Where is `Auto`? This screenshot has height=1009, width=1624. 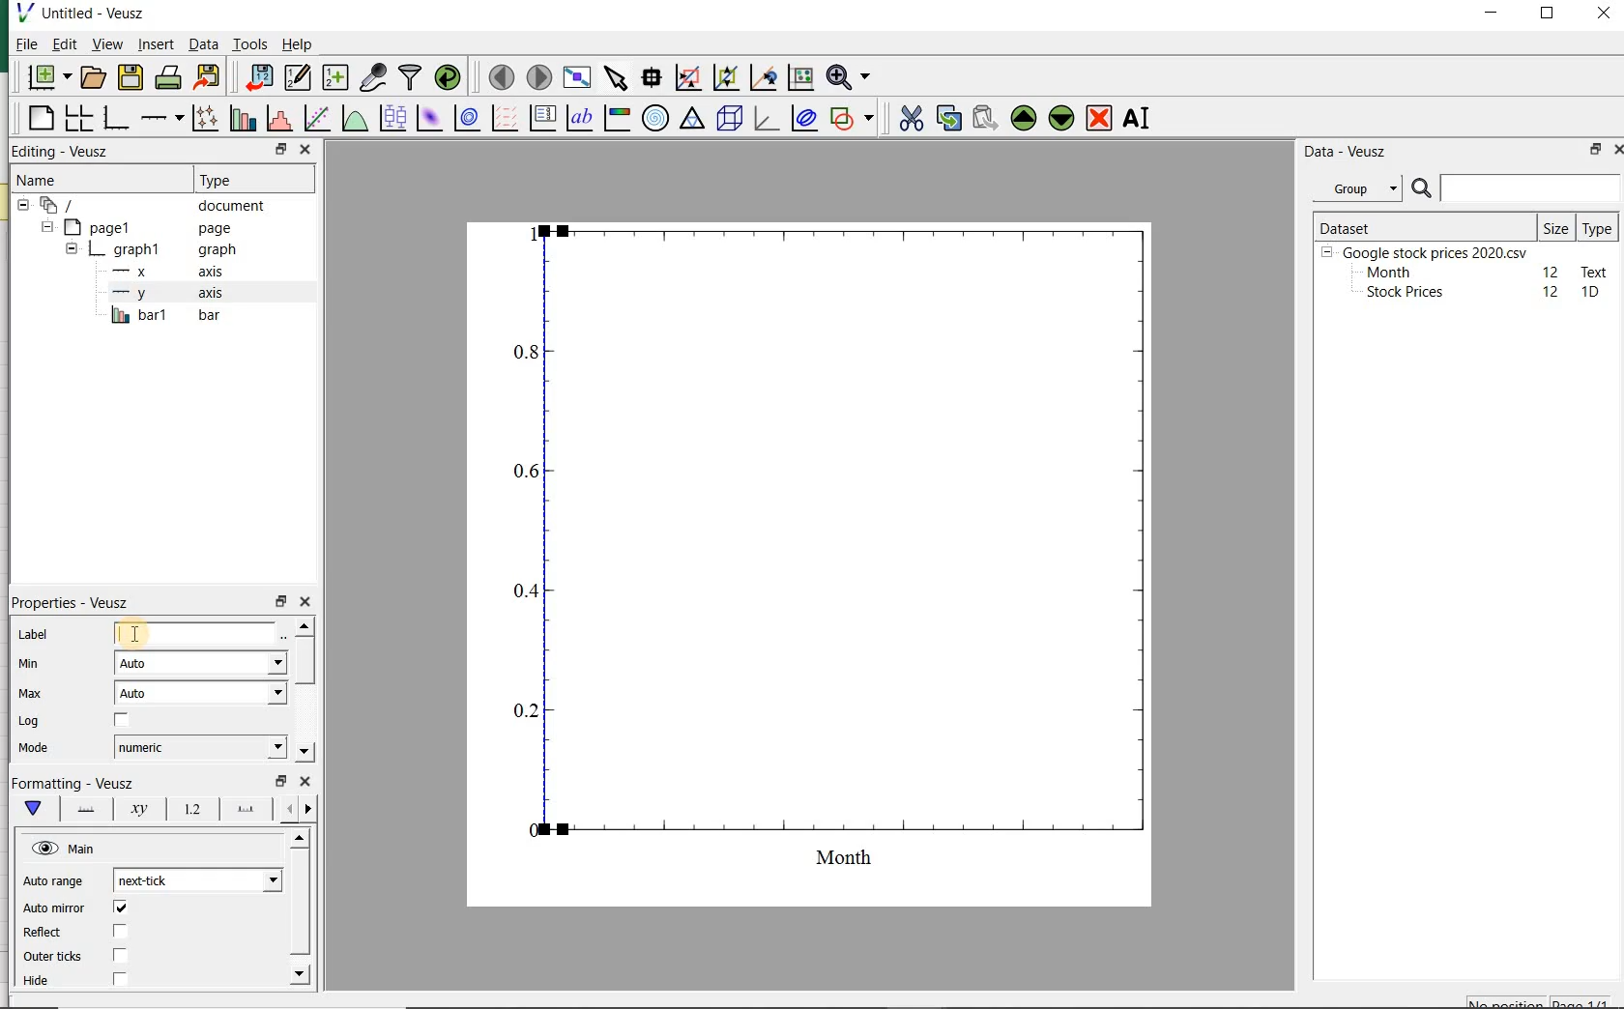
Auto is located at coordinates (201, 693).